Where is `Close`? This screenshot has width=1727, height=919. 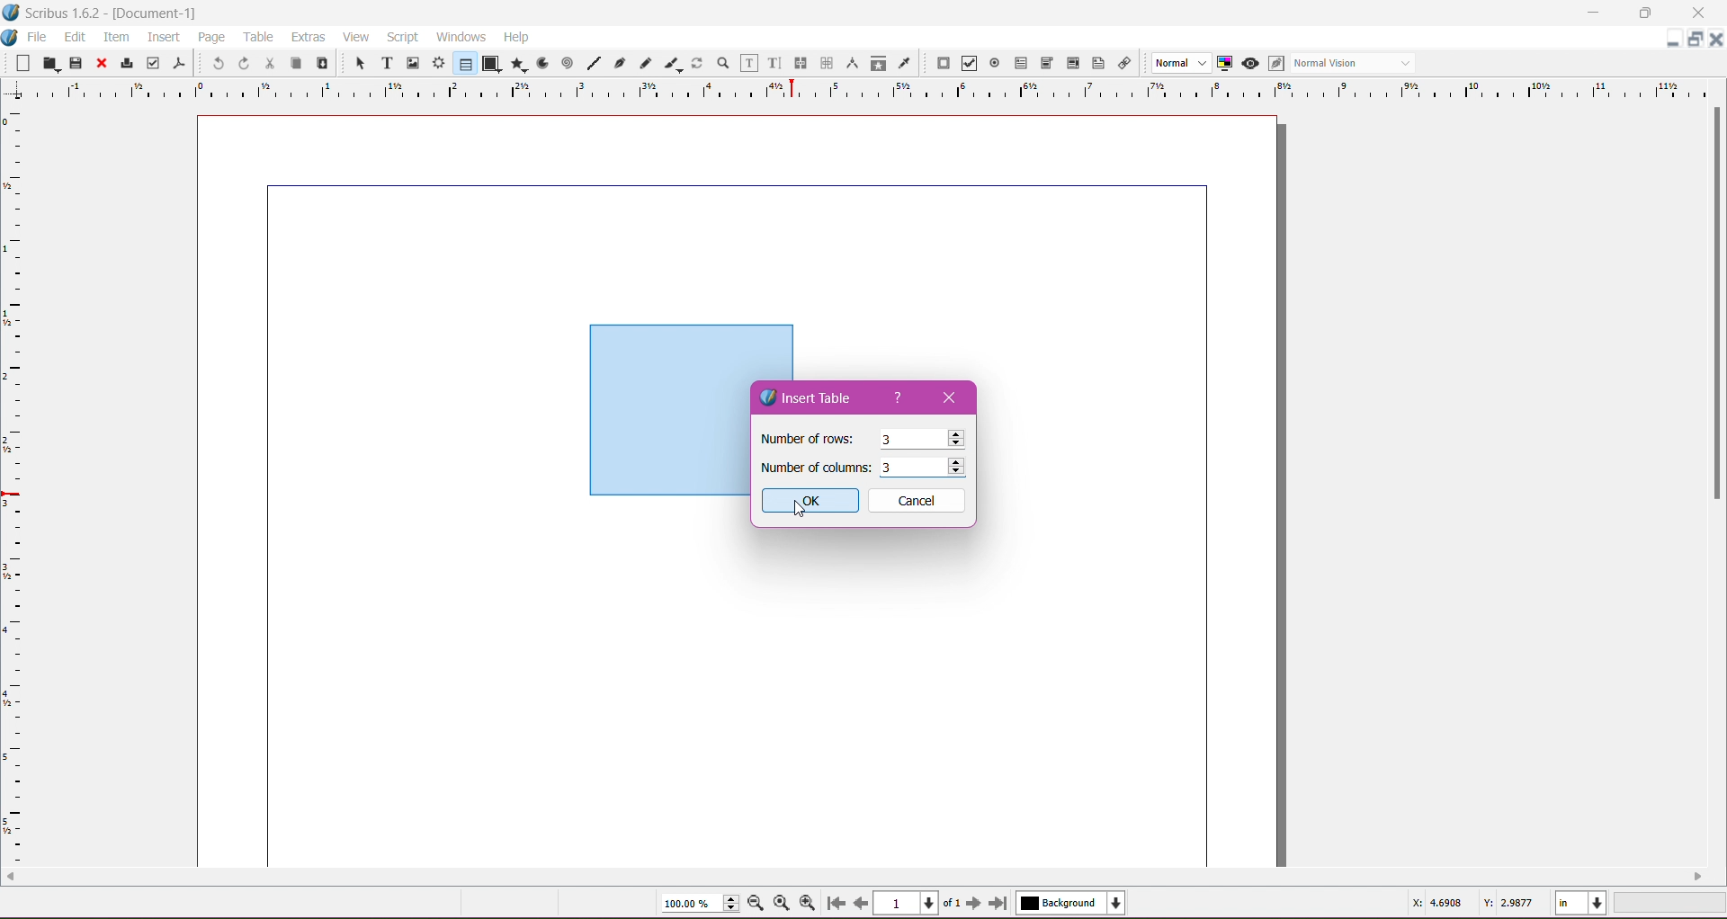
Close is located at coordinates (950, 396).